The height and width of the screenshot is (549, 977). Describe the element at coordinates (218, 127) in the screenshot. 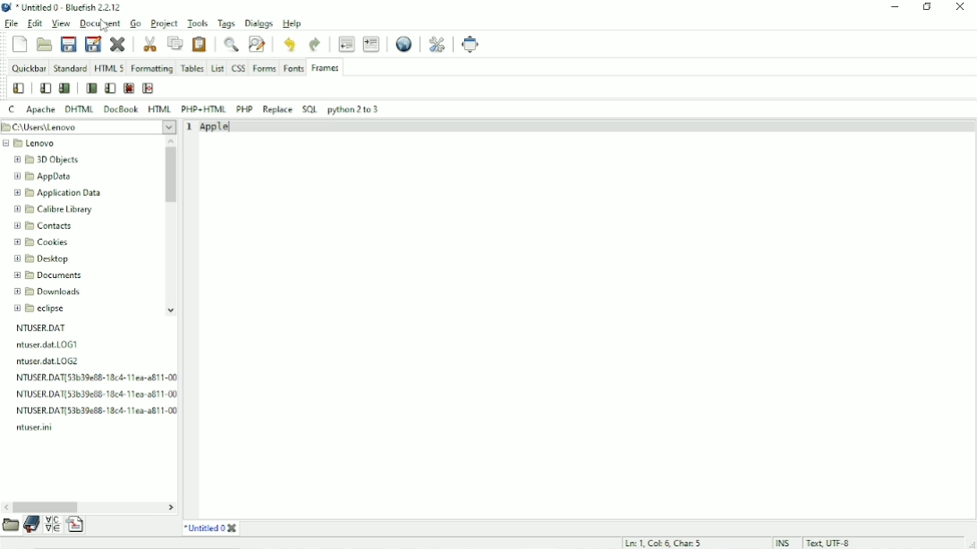

I see `Apple` at that location.